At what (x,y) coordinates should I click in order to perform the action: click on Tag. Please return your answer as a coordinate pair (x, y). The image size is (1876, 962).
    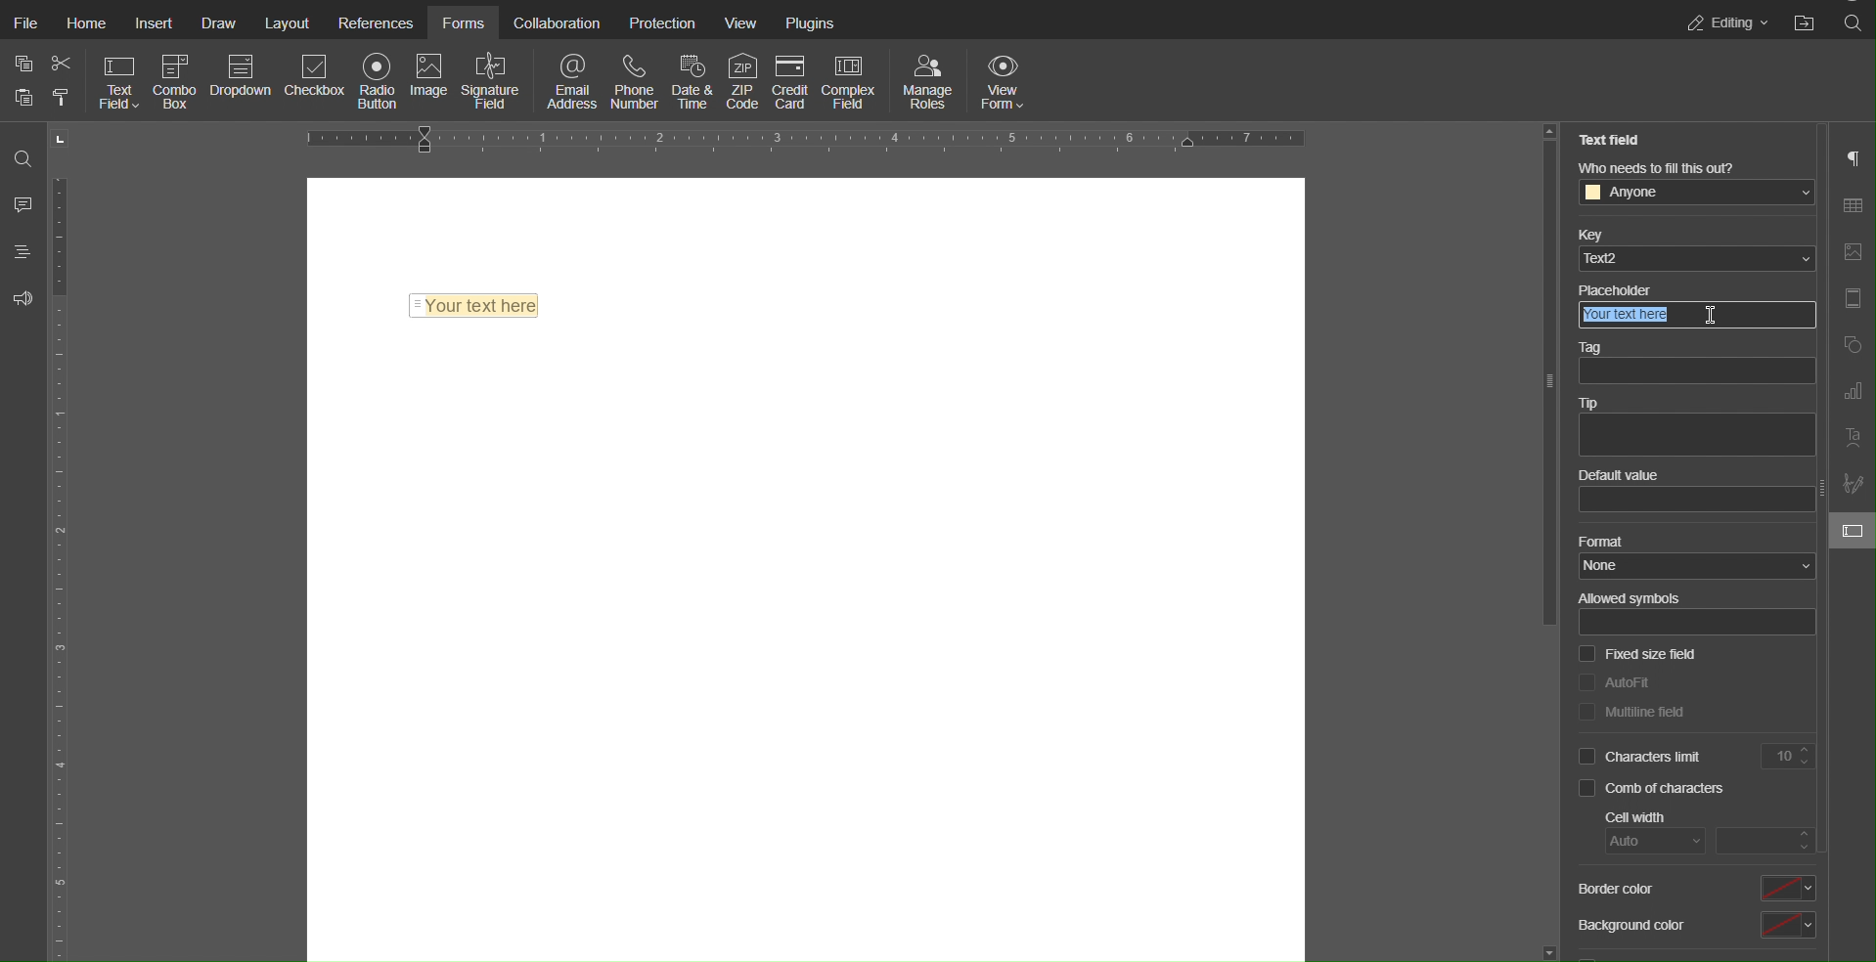
    Looking at the image, I should click on (1692, 365).